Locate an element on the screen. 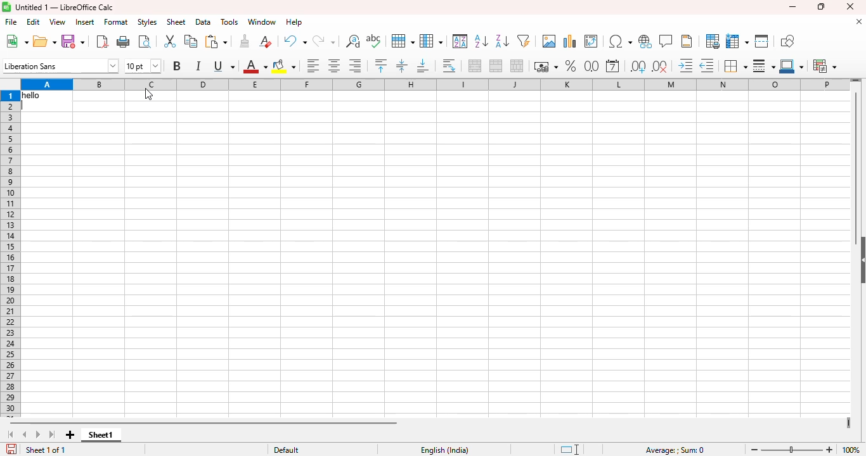 The image size is (866, 456). zoom out is located at coordinates (754, 449).